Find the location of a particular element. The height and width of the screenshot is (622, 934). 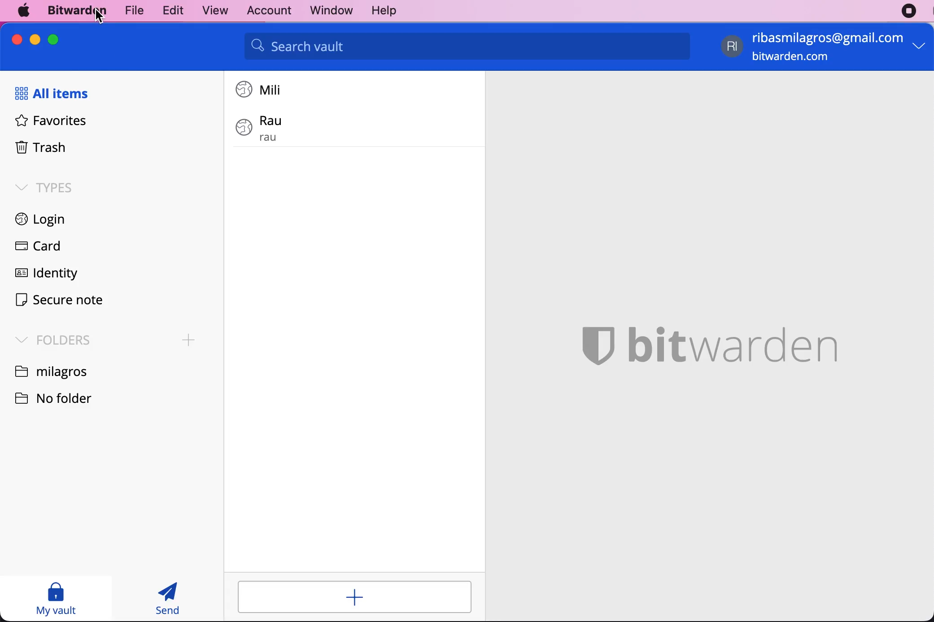

login 1 is located at coordinates (262, 89).